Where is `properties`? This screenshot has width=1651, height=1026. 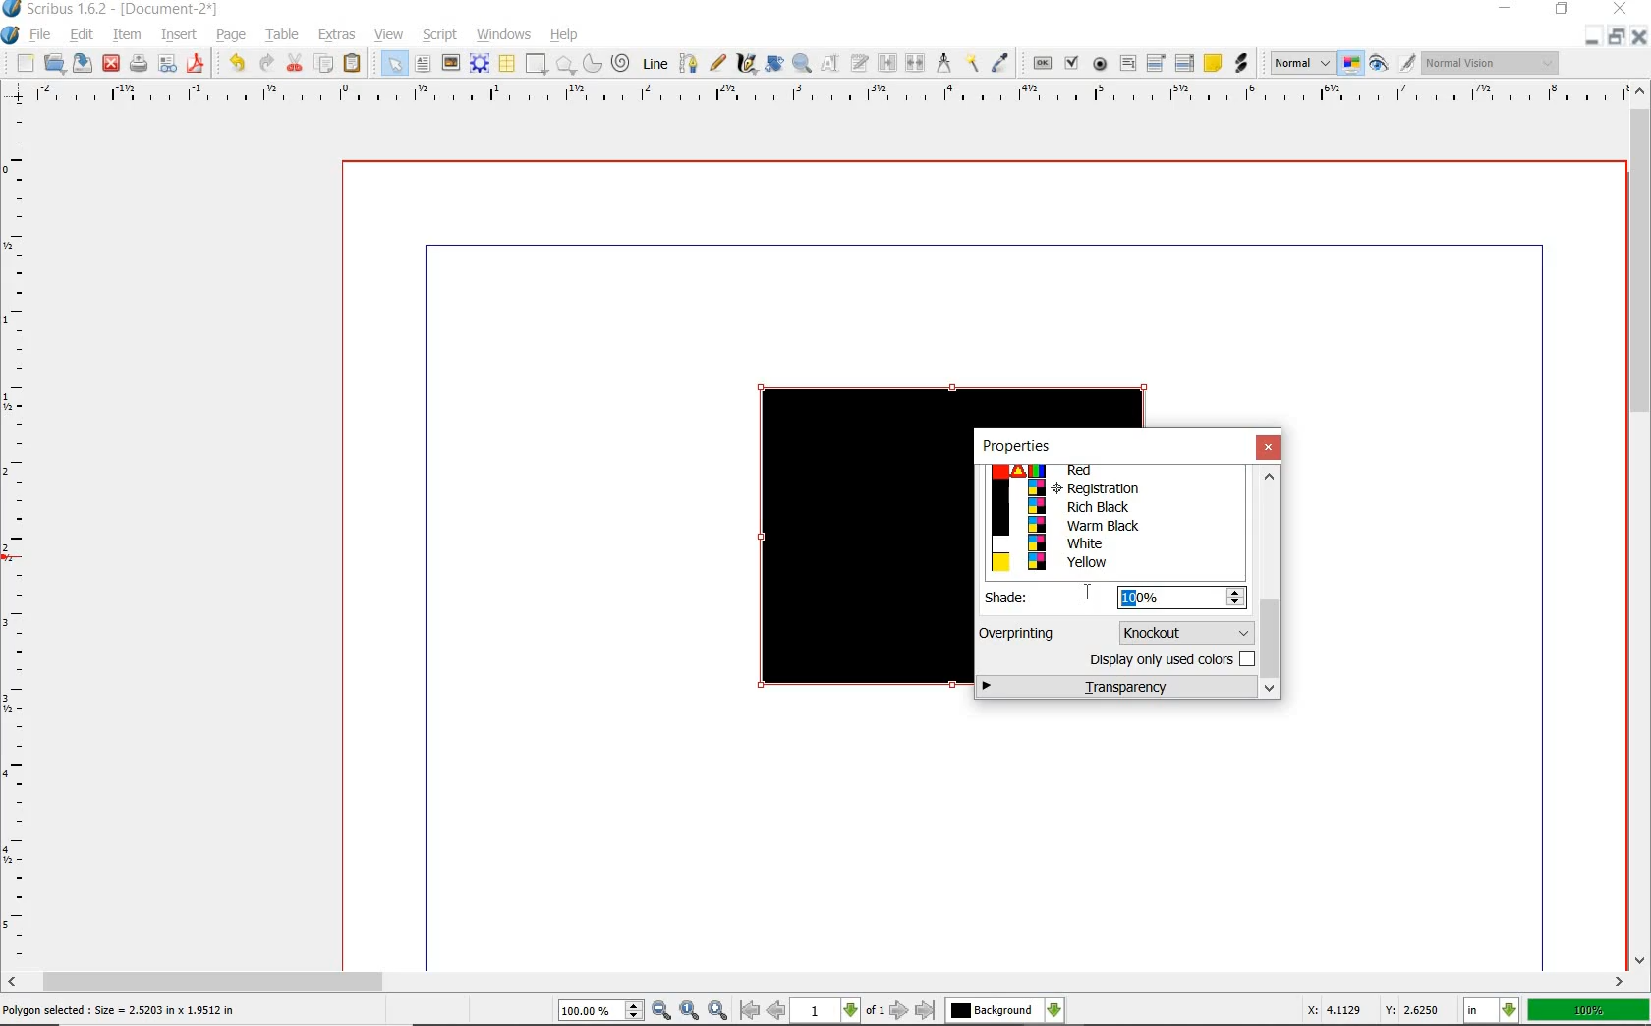 properties is located at coordinates (1015, 446).